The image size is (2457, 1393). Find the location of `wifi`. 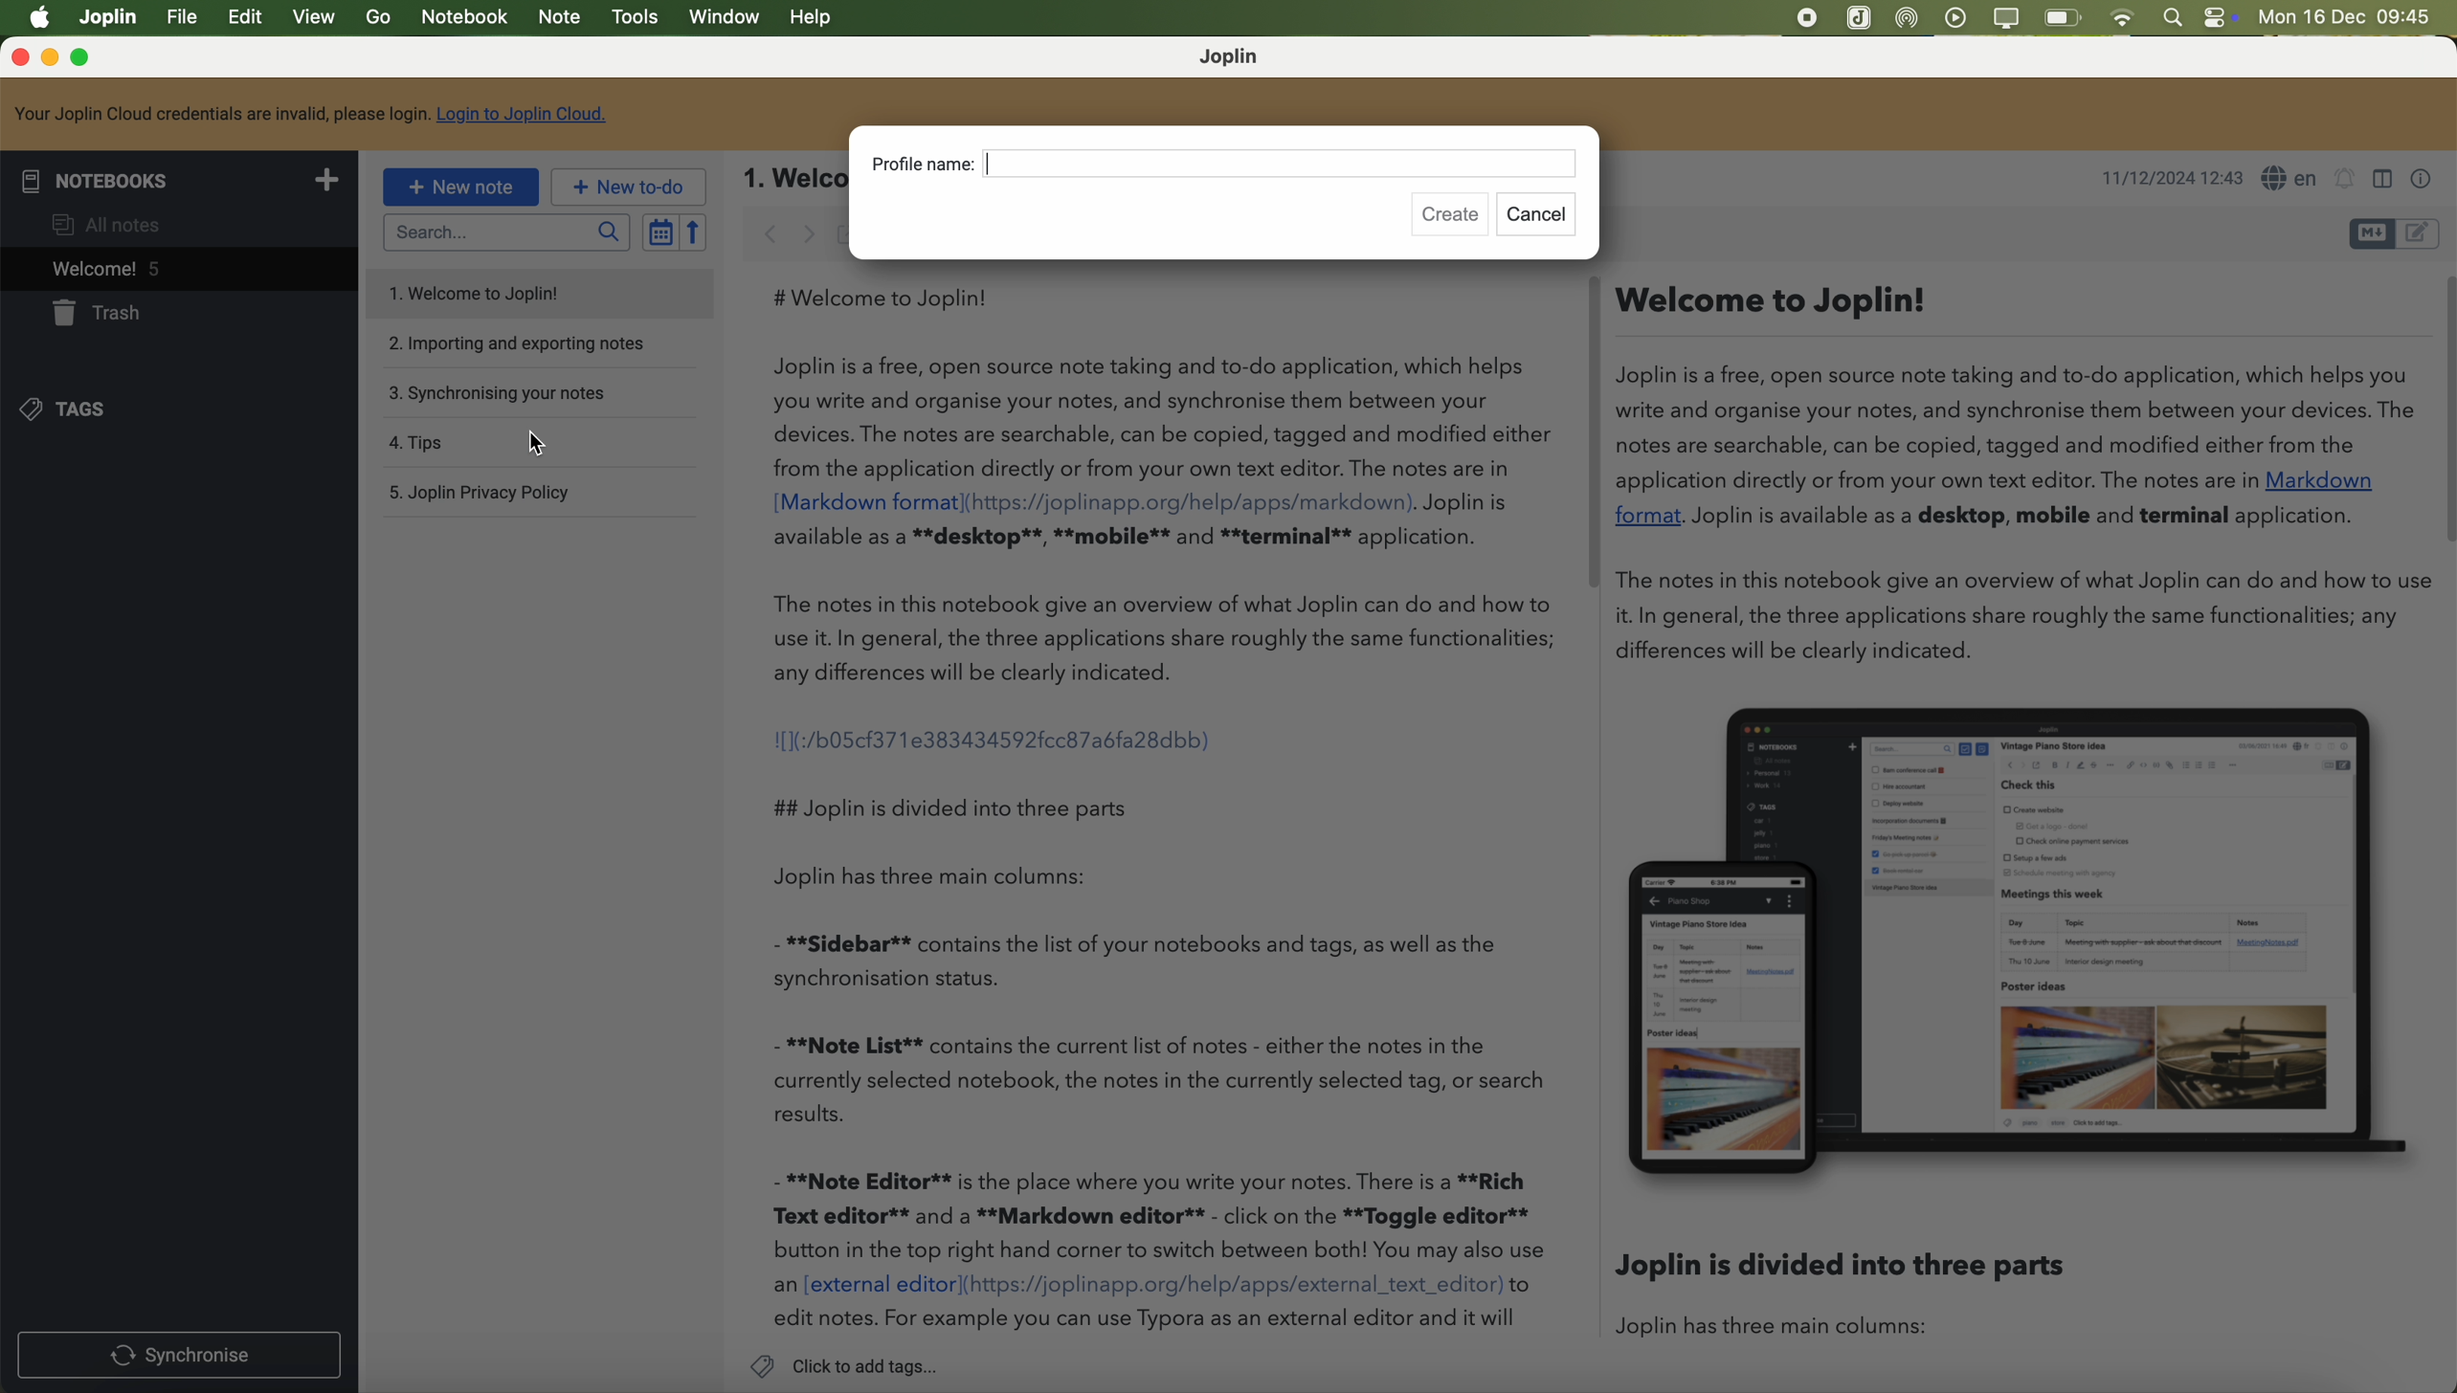

wifi is located at coordinates (2127, 18).